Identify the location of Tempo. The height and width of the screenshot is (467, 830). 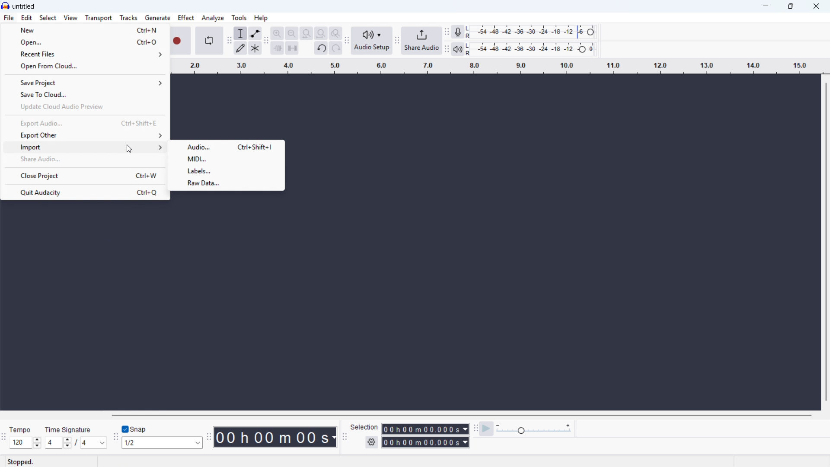
(22, 430).